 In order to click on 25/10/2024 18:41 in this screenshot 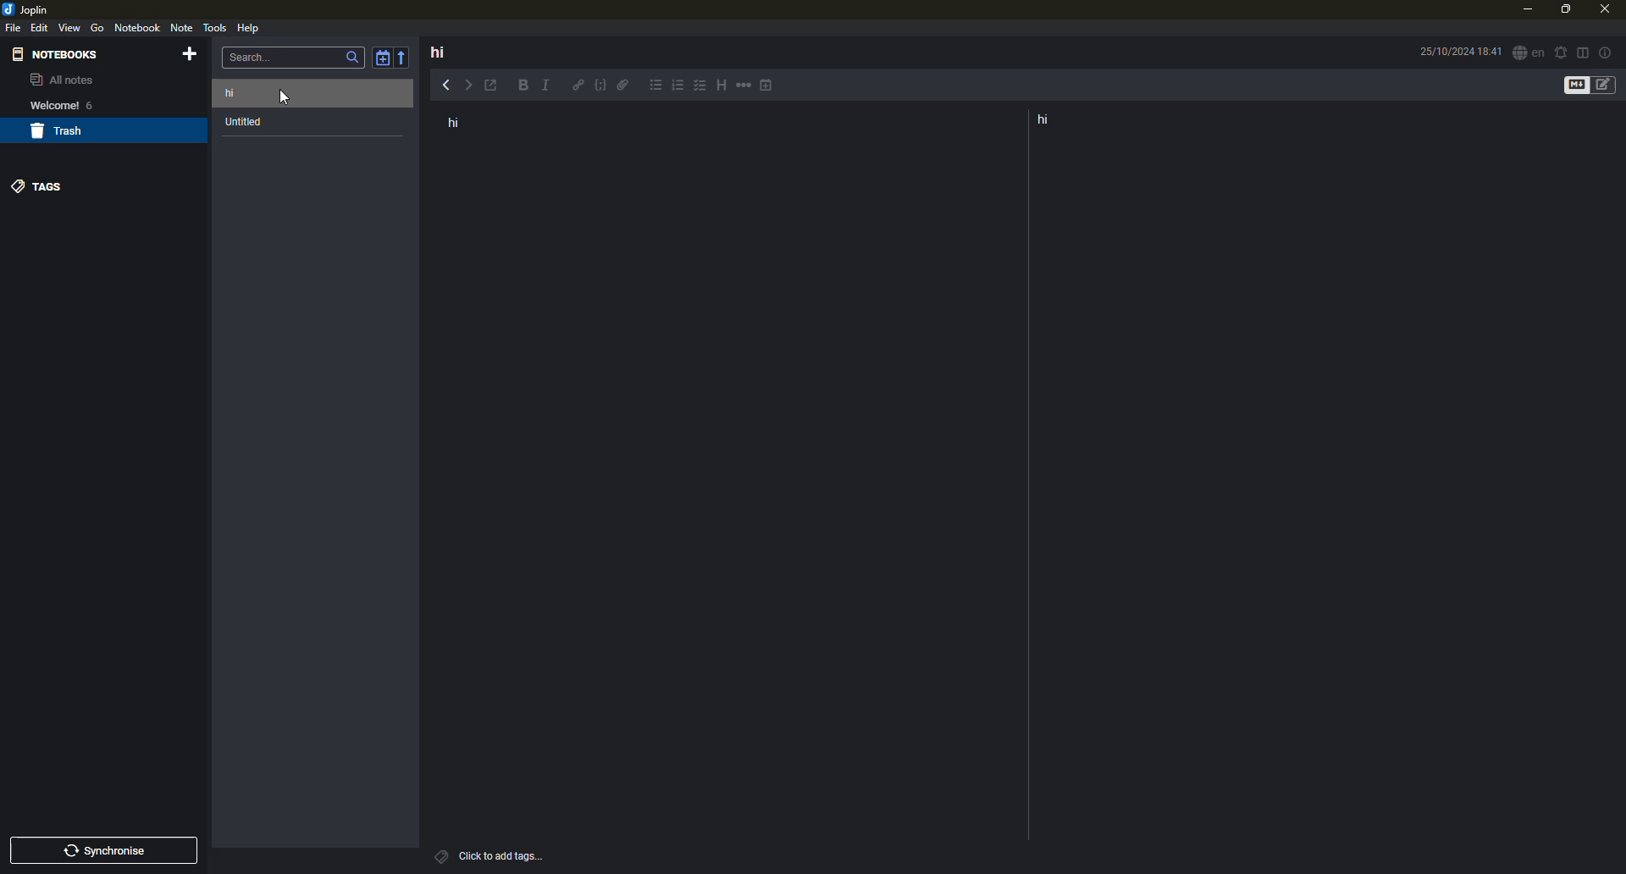, I will do `click(1461, 52)`.